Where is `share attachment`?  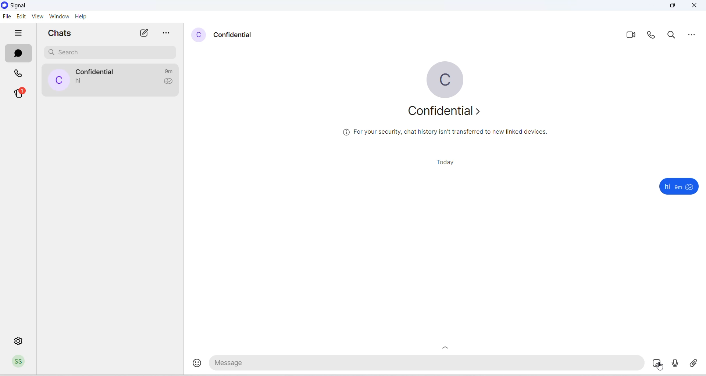 share attachment is located at coordinates (696, 362).